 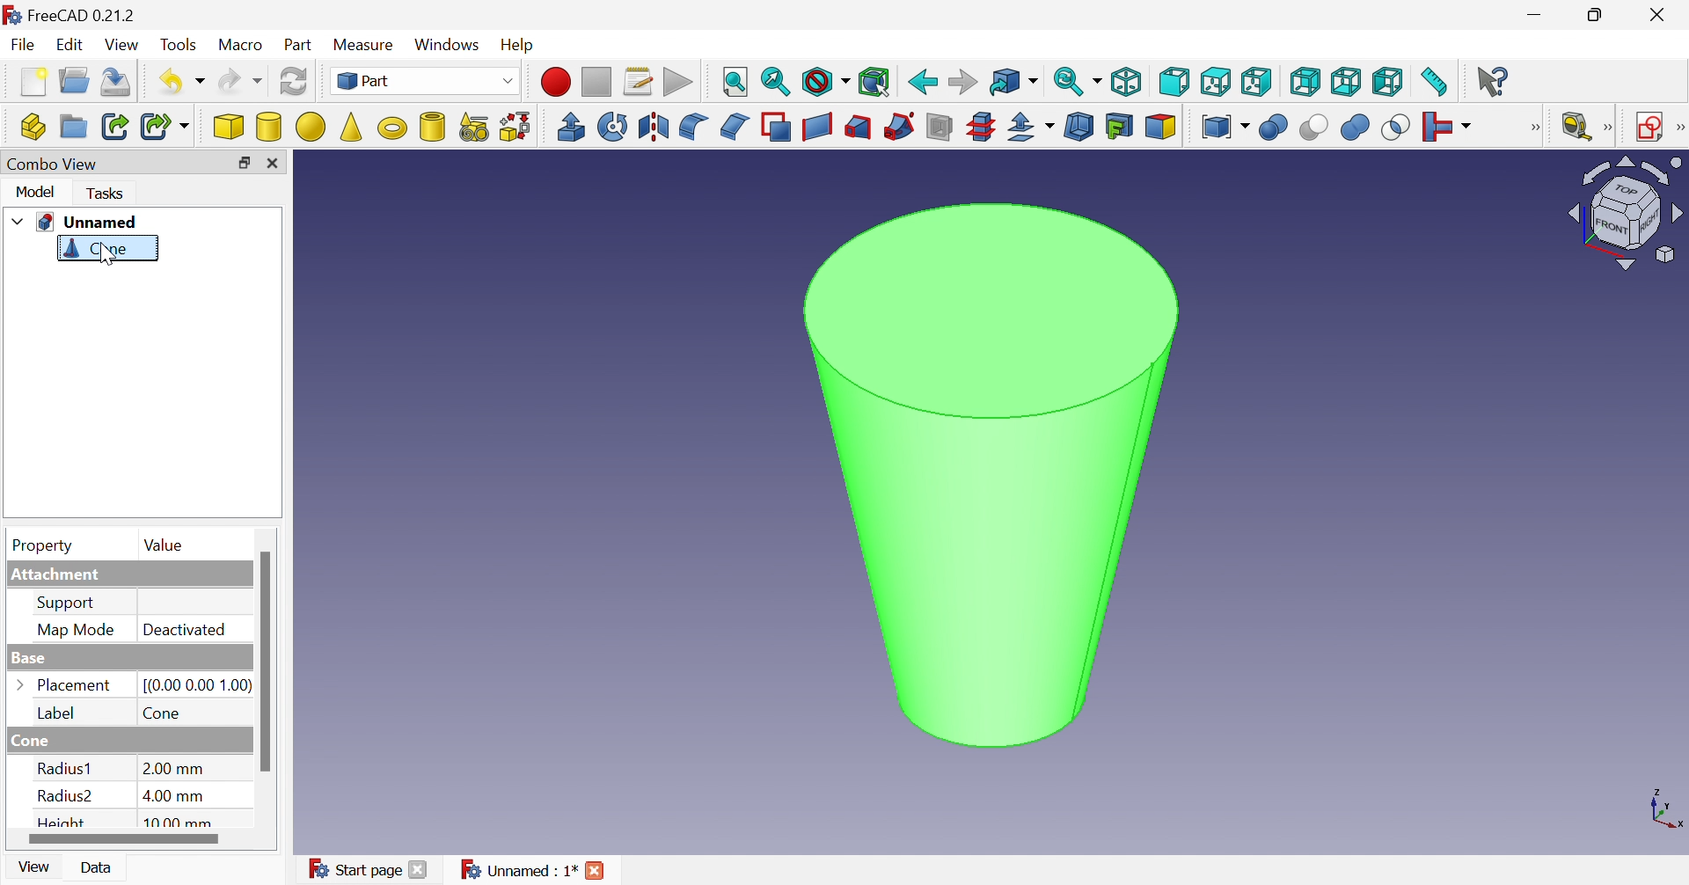 What do you see at coordinates (166, 128) in the screenshot?
I see `Male sub-link` at bounding box center [166, 128].